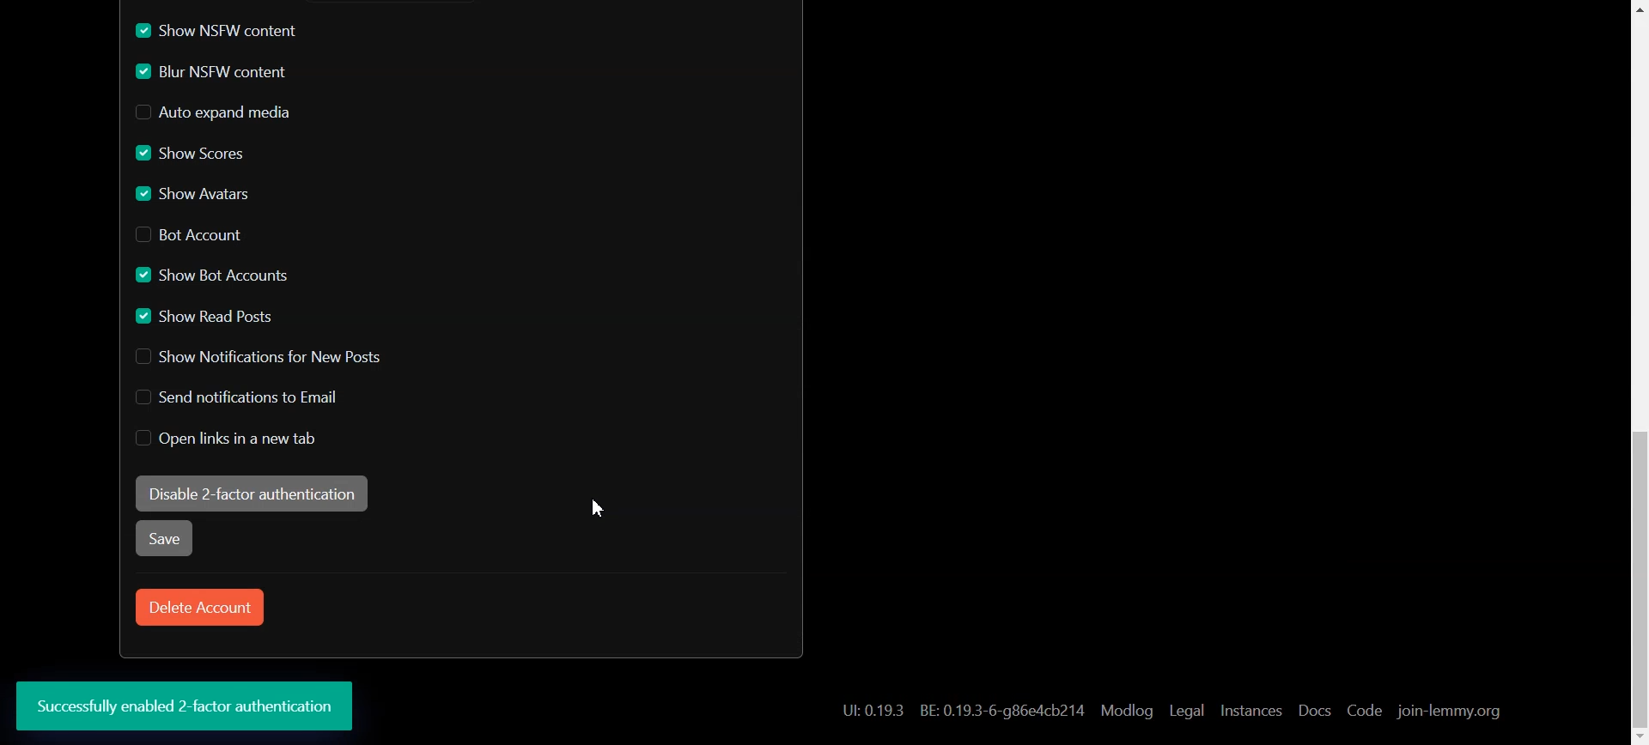 The image size is (1649, 745). I want to click on Disable Bot Account, so click(197, 233).